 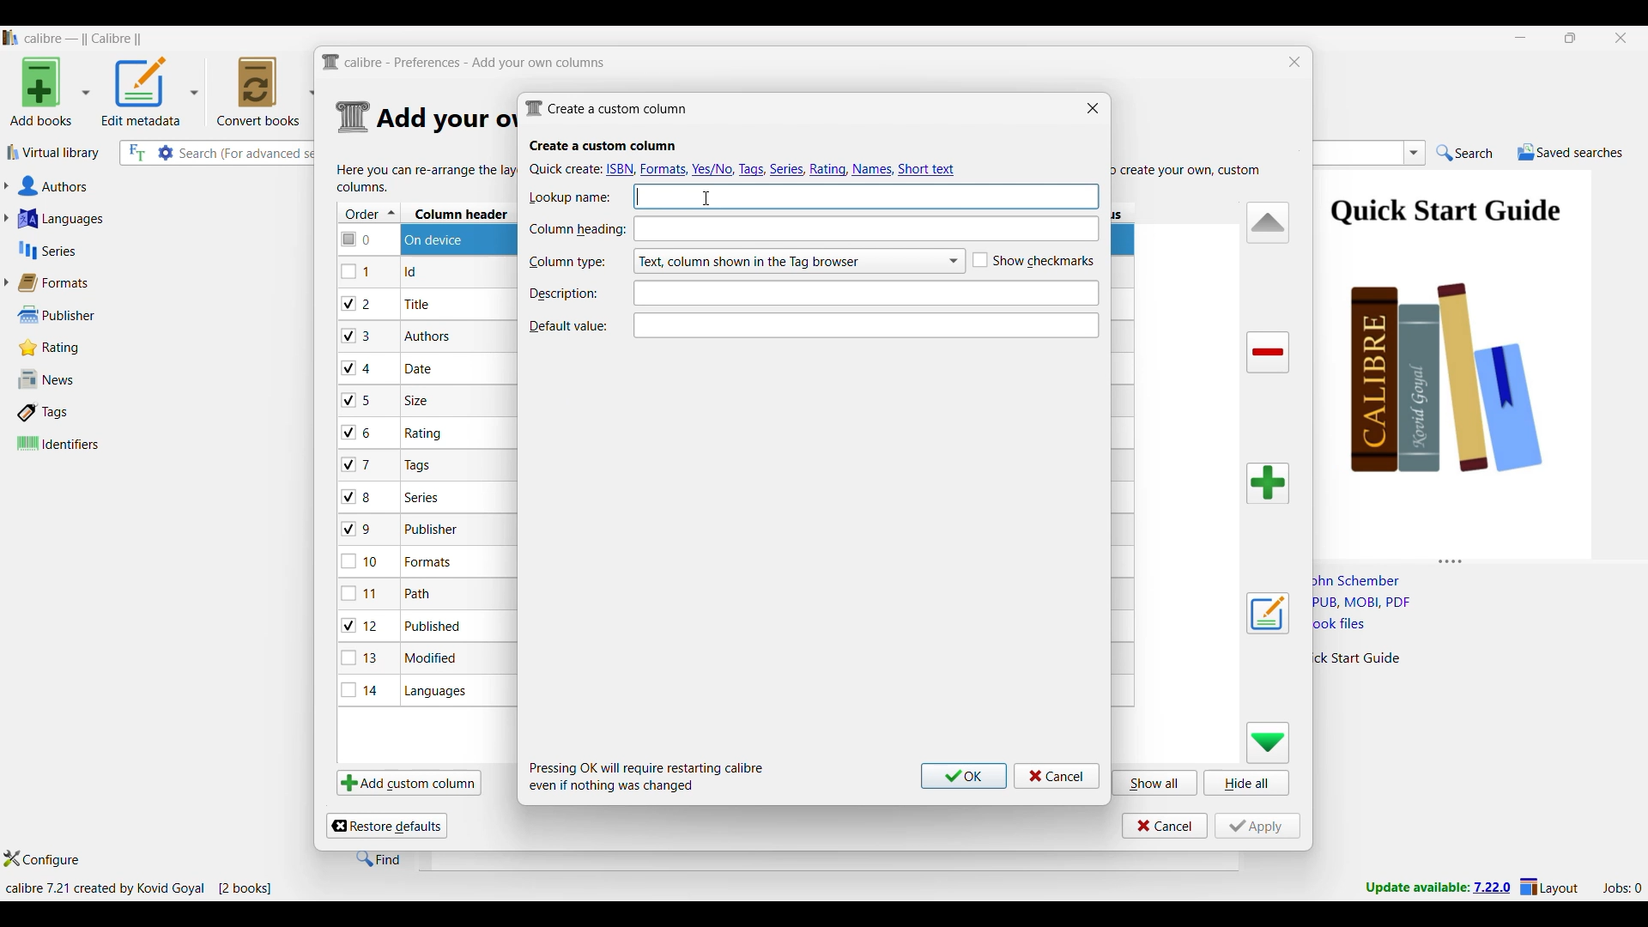 I want to click on checkbox - 8, so click(x=358, y=495).